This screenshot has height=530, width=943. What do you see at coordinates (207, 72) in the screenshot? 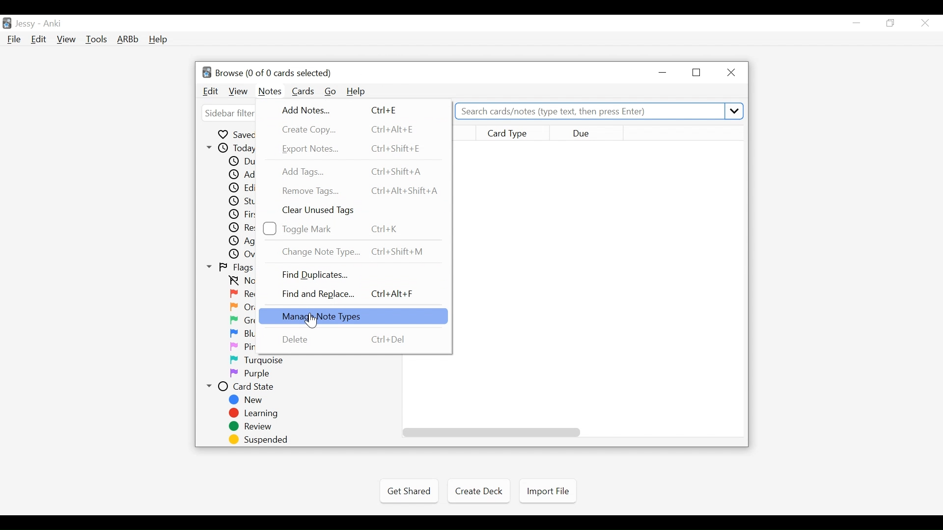
I see `Application logo` at bounding box center [207, 72].